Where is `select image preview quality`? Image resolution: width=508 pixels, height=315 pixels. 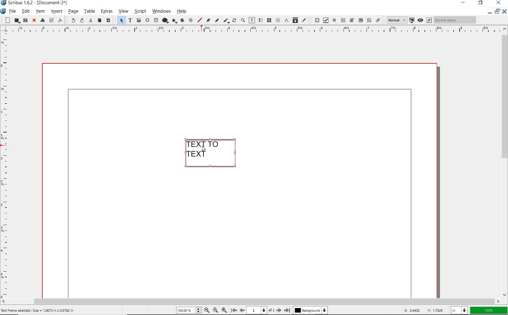 select image preview quality is located at coordinates (396, 20).